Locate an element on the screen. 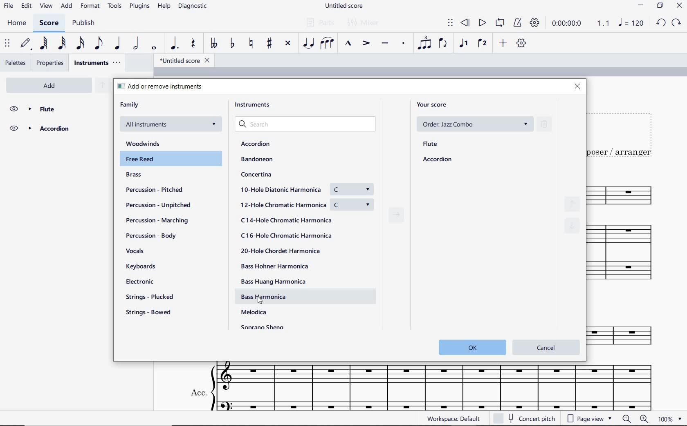 The width and height of the screenshot is (687, 426). 32nd note is located at coordinates (61, 44).